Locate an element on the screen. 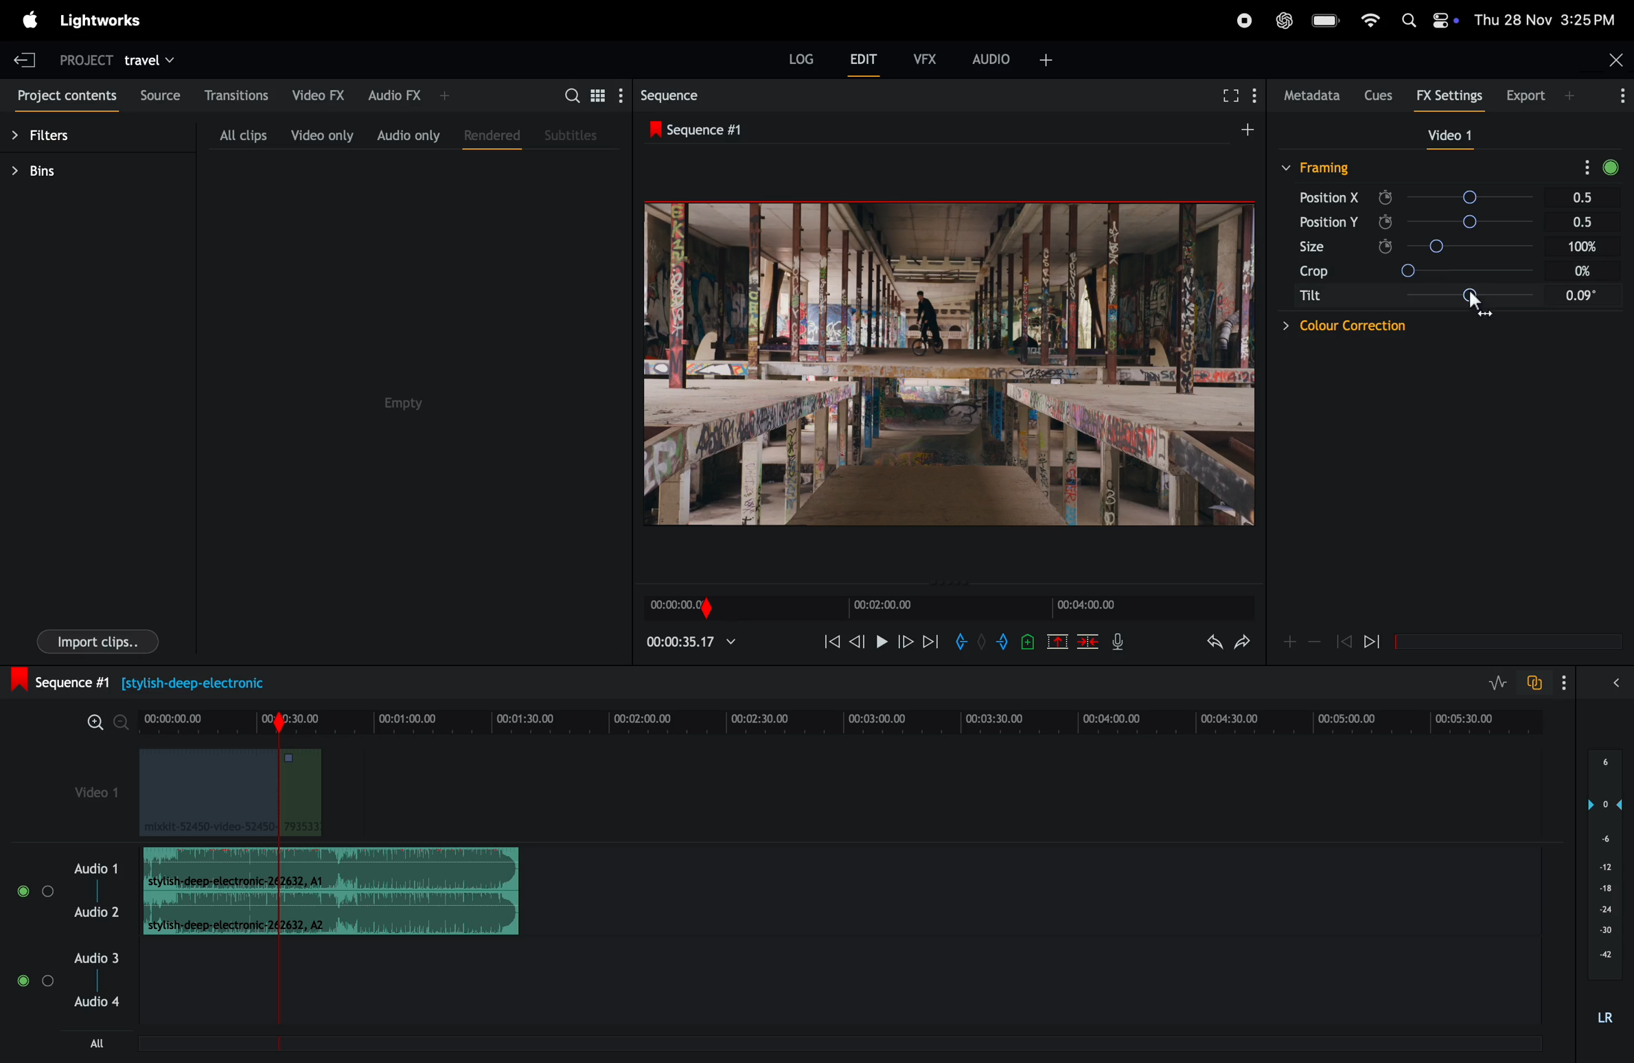 This screenshot has width=1634, height=1063. video Fx is located at coordinates (317, 93).